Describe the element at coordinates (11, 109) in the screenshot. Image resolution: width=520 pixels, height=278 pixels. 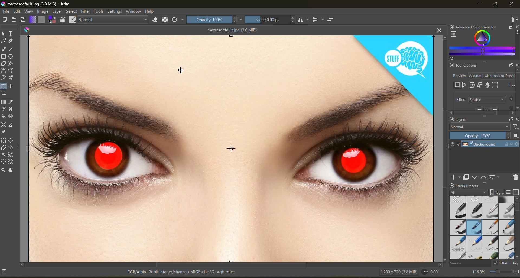
I see `tool` at that location.